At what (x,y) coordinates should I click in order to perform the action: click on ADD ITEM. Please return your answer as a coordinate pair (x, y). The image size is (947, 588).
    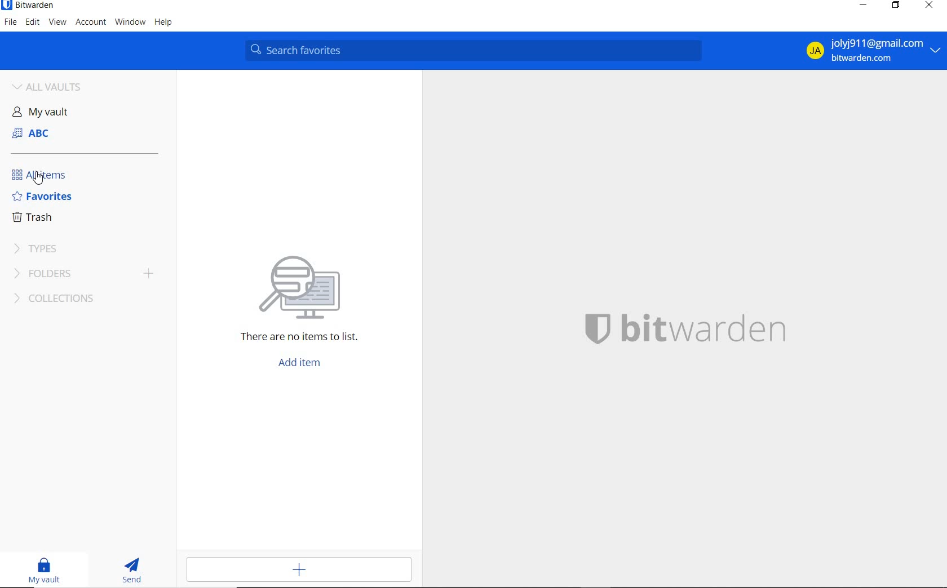
    Looking at the image, I should click on (303, 363).